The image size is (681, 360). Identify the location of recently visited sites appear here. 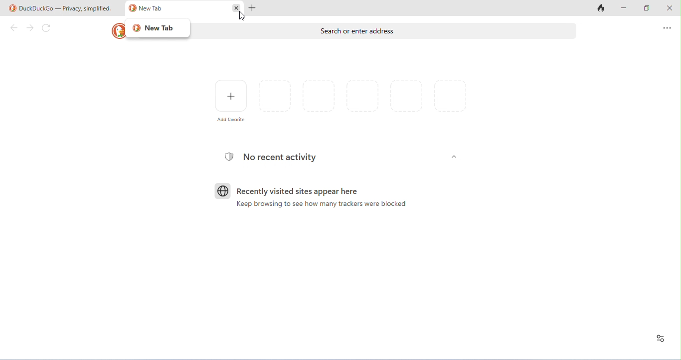
(287, 190).